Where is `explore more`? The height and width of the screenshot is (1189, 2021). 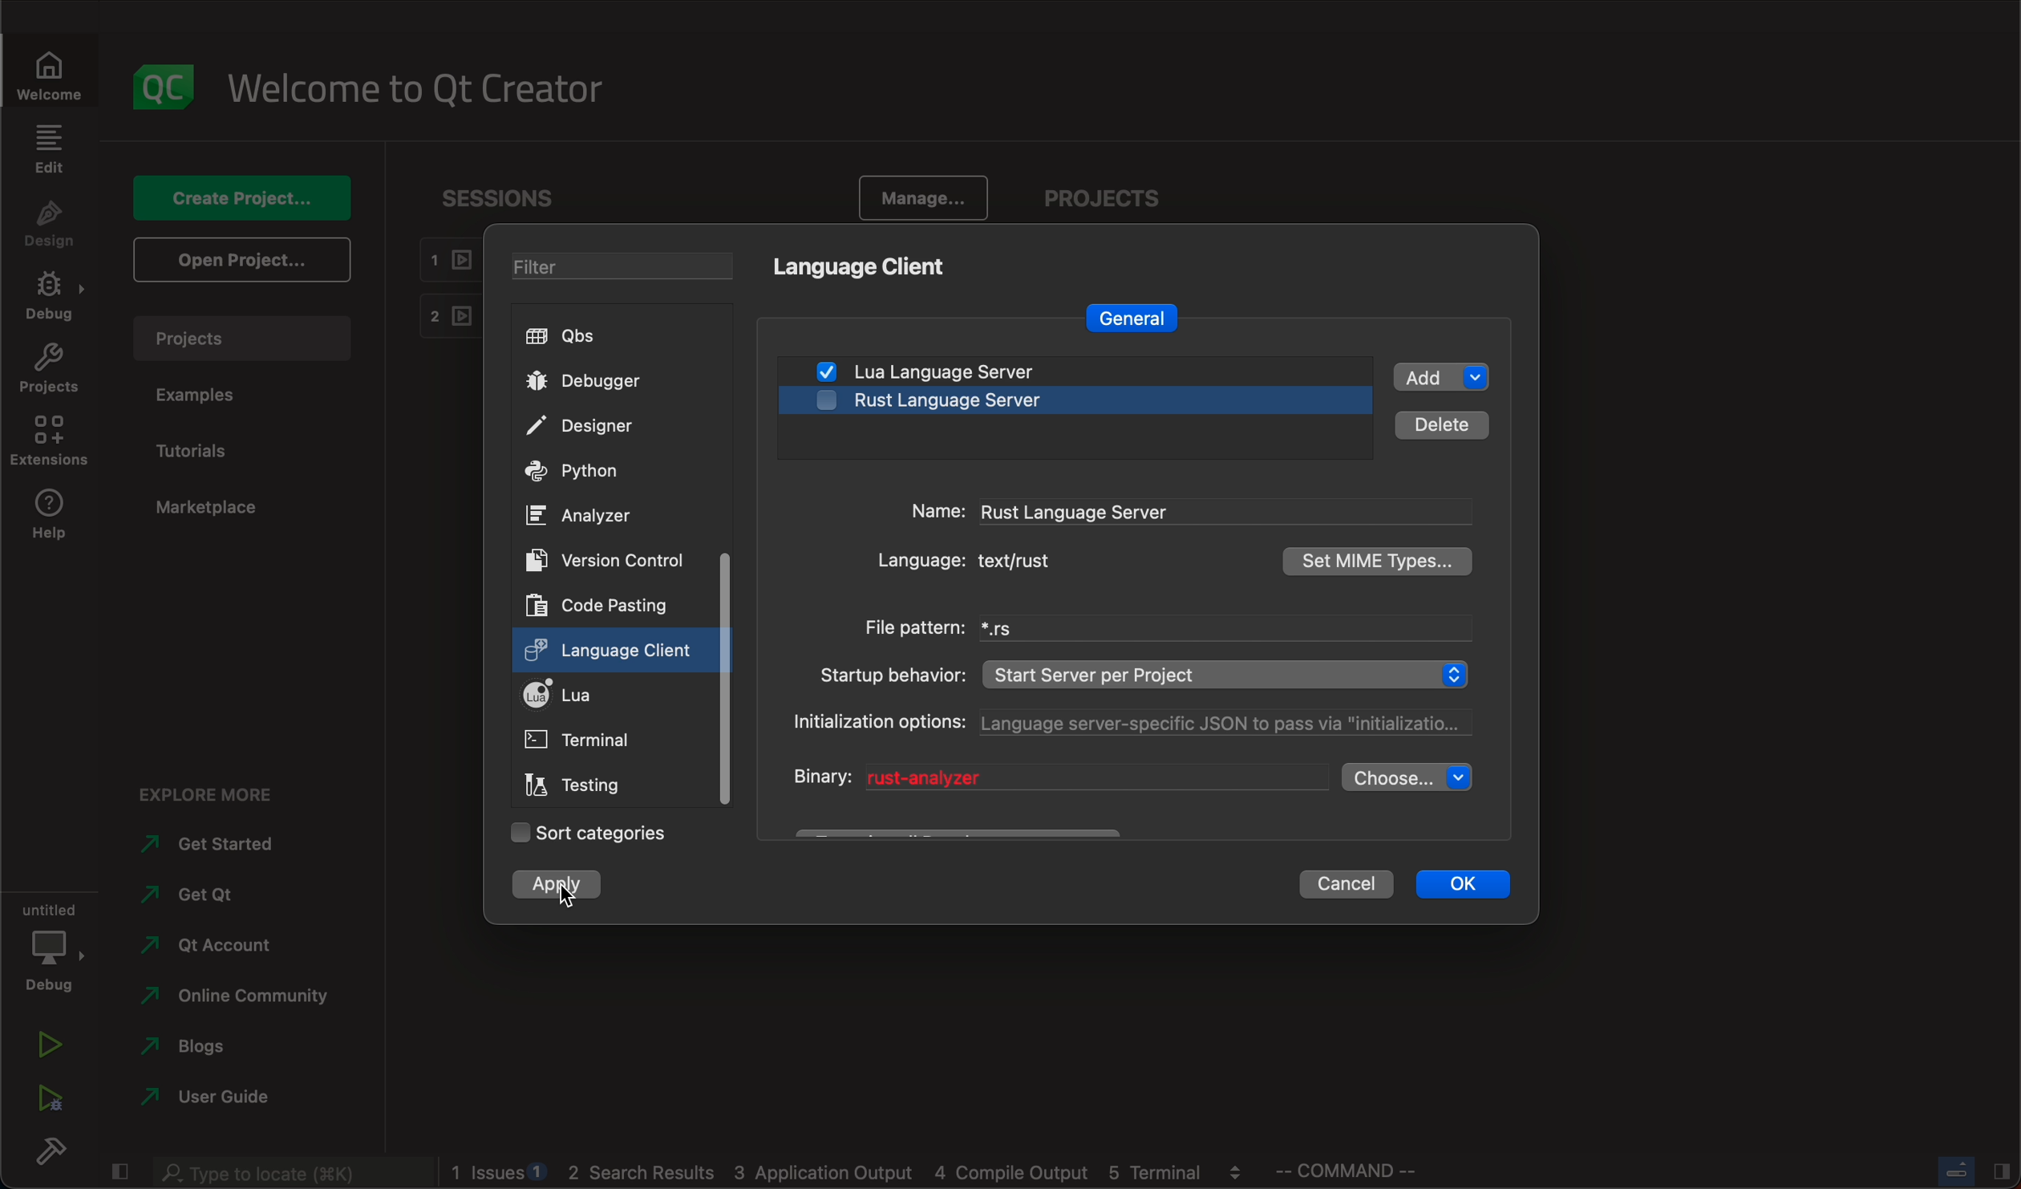
explore more is located at coordinates (221, 792).